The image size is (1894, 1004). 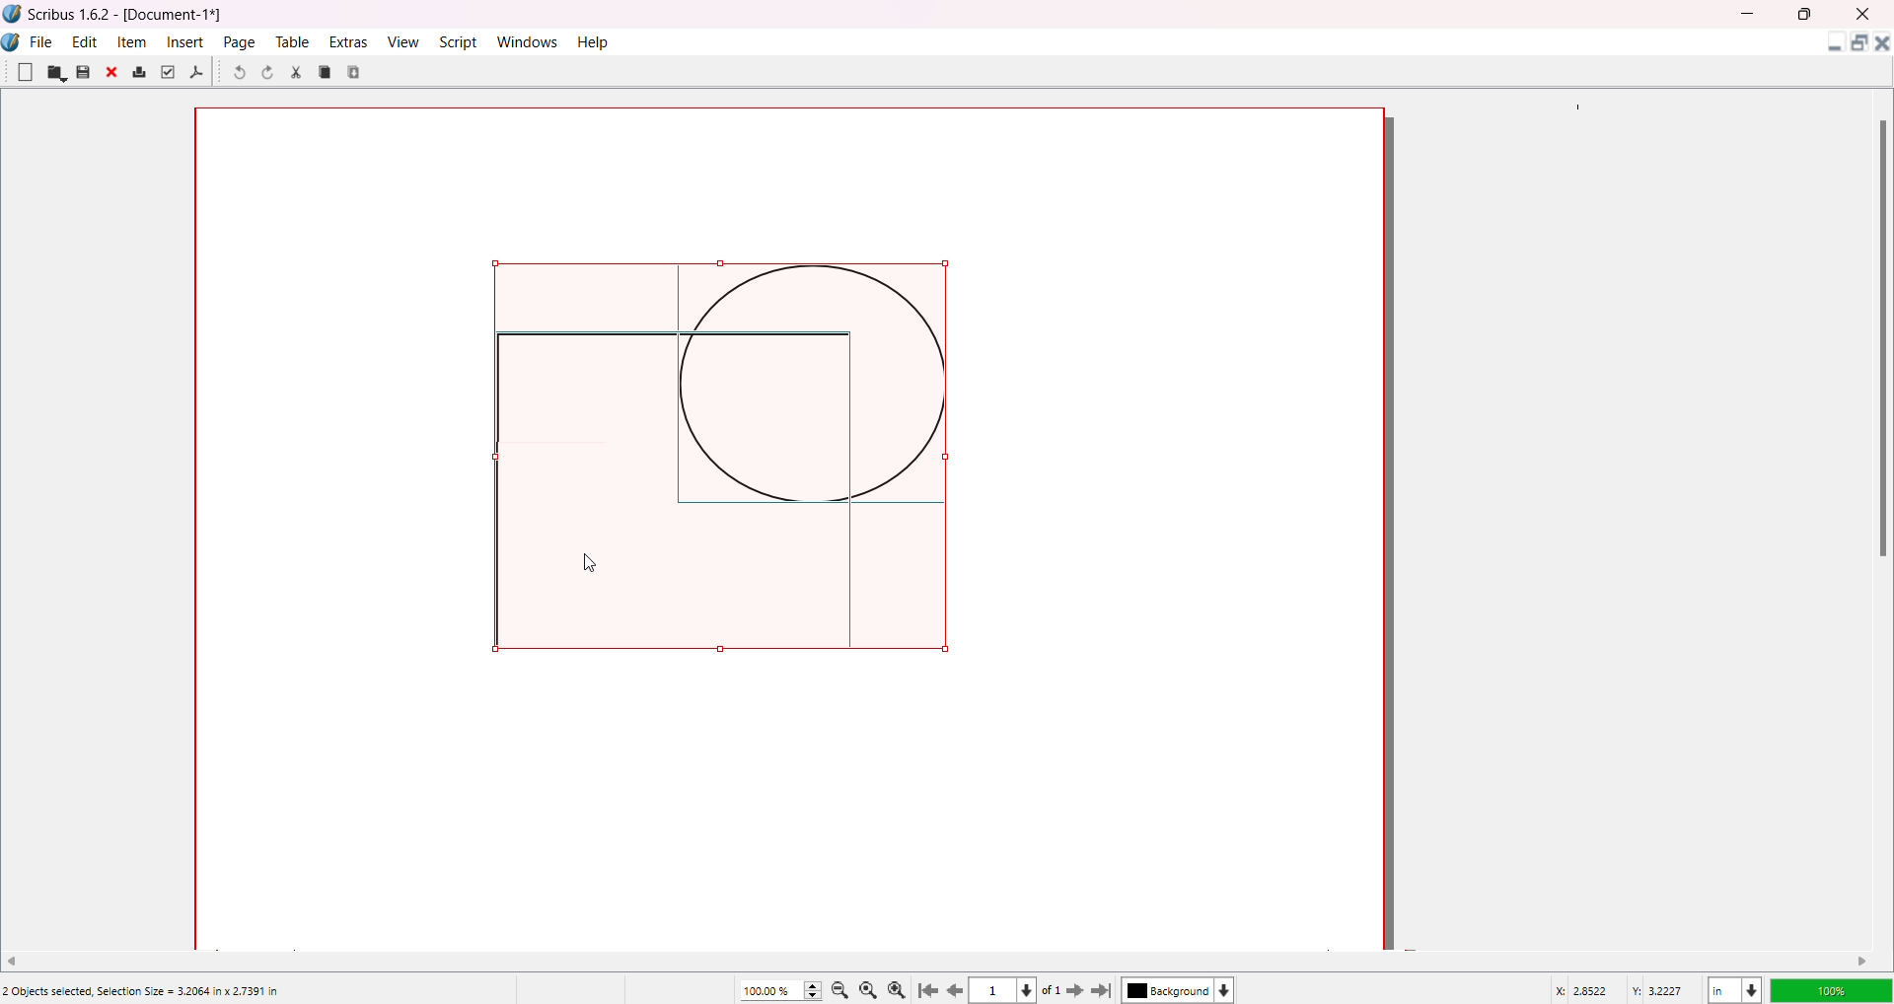 What do you see at coordinates (241, 41) in the screenshot?
I see `Page` at bounding box center [241, 41].